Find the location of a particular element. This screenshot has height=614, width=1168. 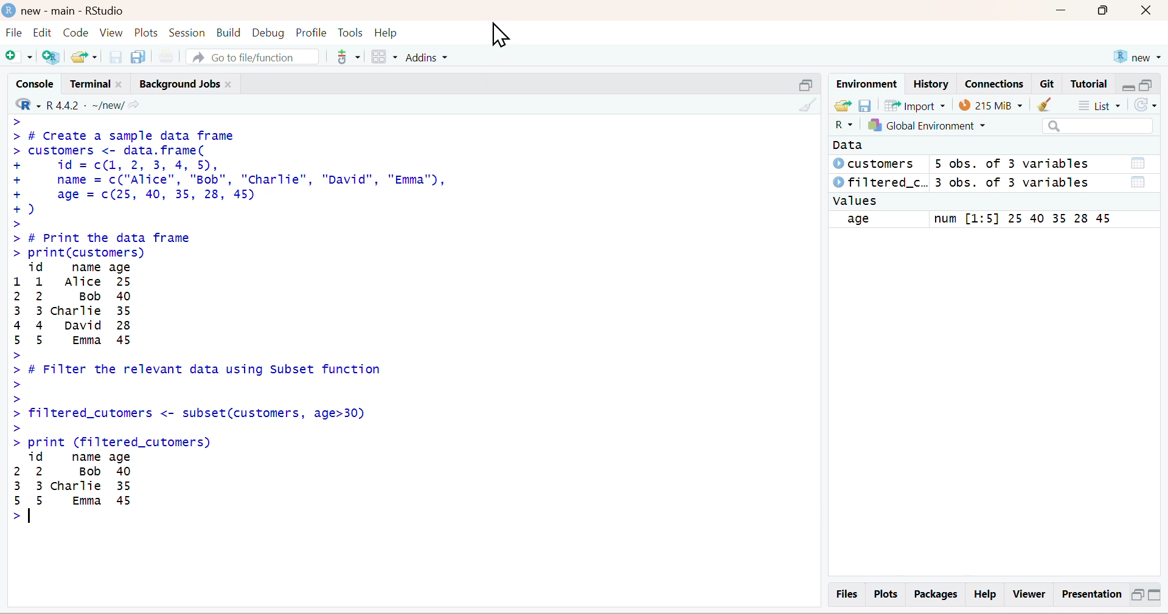

values is located at coordinates (858, 201).